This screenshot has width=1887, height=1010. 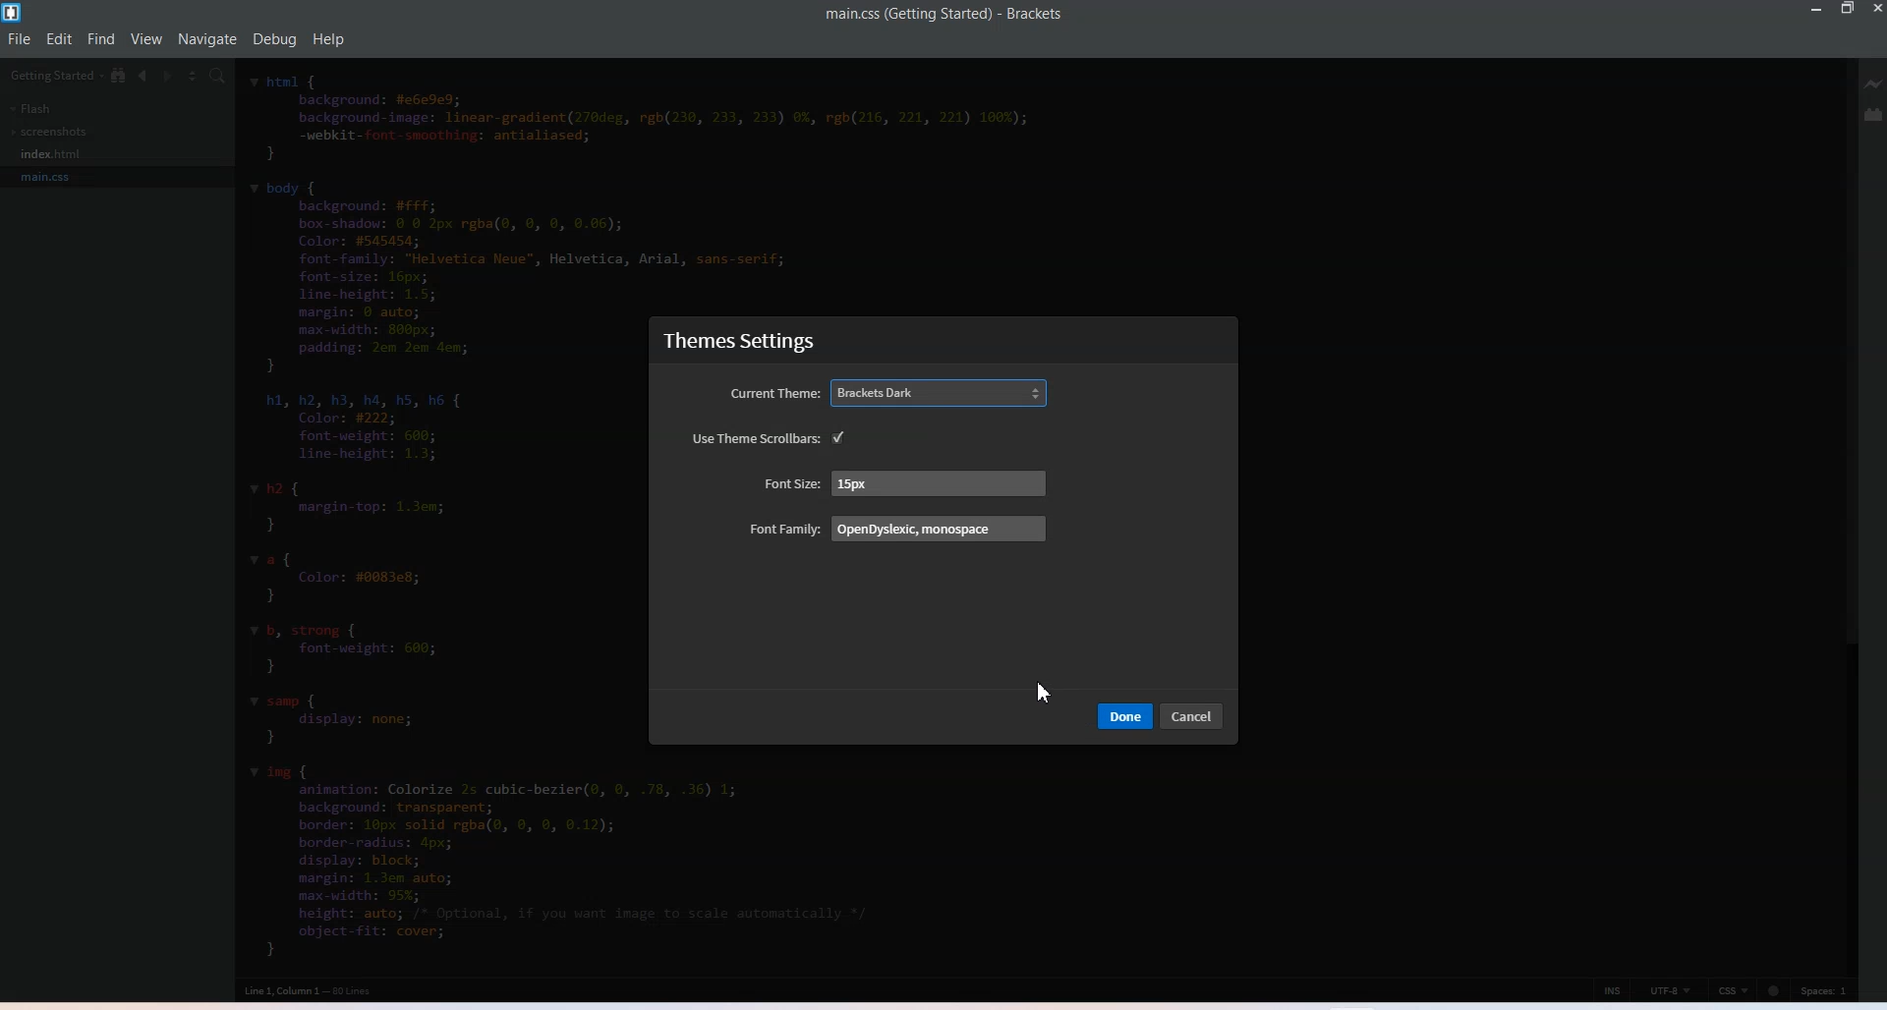 What do you see at coordinates (54, 176) in the screenshot?
I see `main.css` at bounding box center [54, 176].